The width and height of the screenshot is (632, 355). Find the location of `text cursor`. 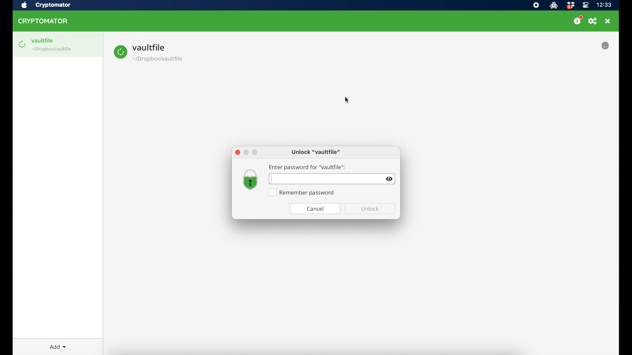

text cursor is located at coordinates (272, 178).